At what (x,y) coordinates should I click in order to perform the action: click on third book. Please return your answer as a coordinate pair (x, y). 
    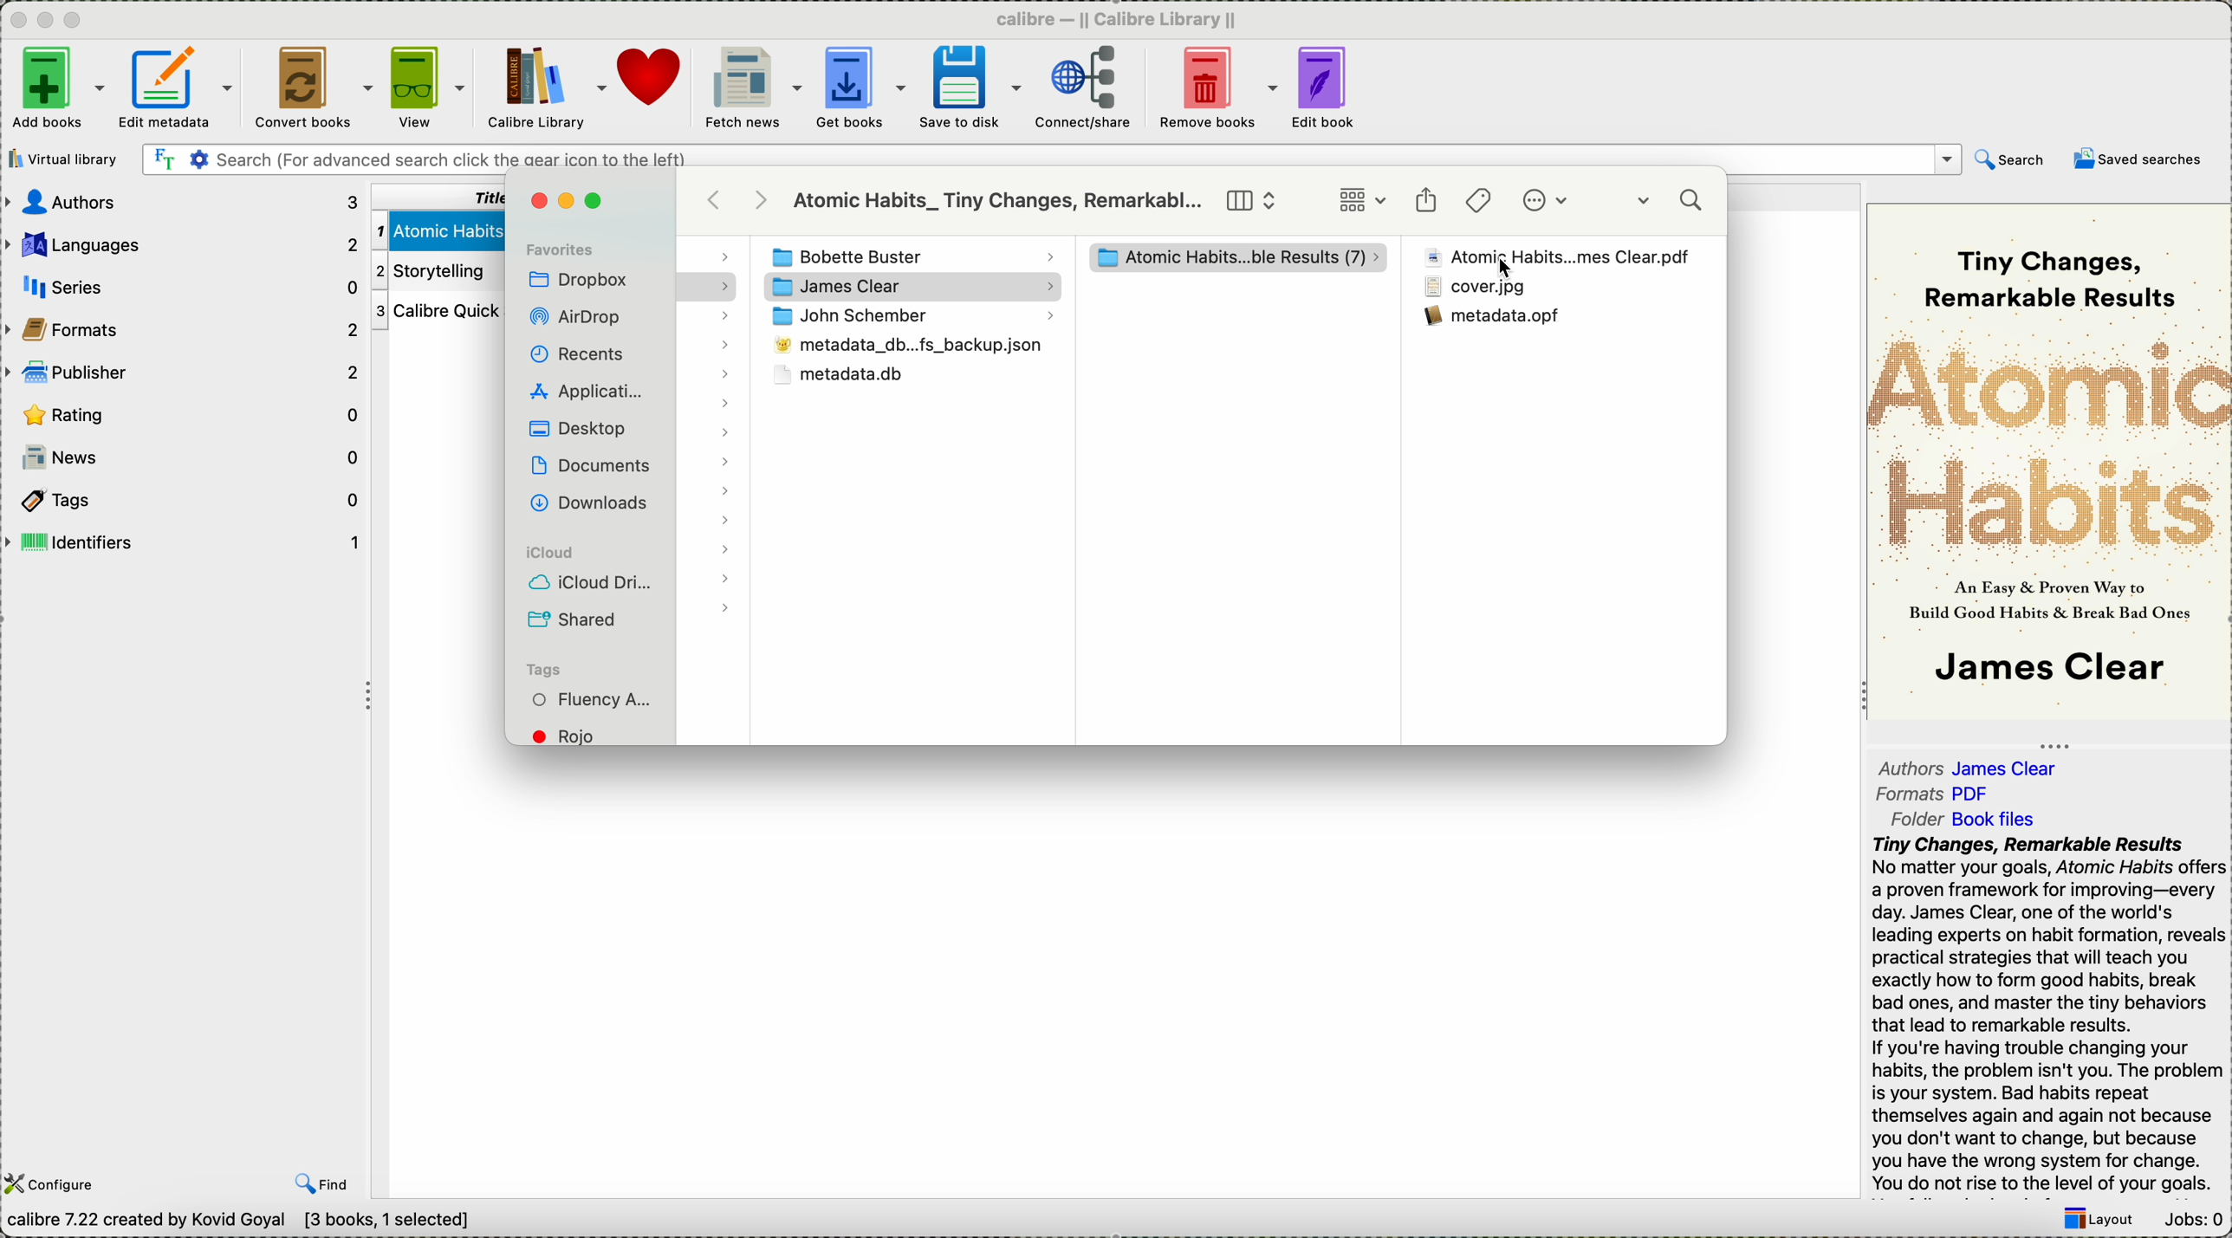
    Looking at the image, I should click on (434, 312).